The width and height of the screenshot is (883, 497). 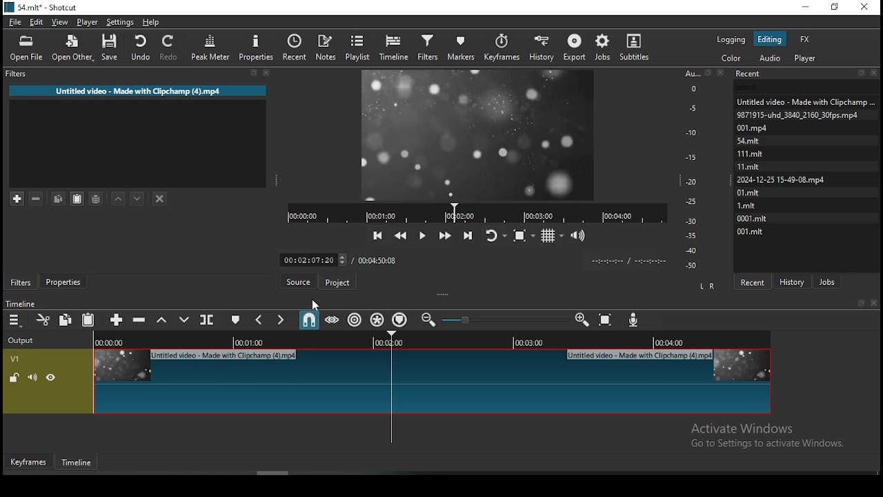 What do you see at coordinates (272, 474) in the screenshot?
I see `Scroll bar` at bounding box center [272, 474].